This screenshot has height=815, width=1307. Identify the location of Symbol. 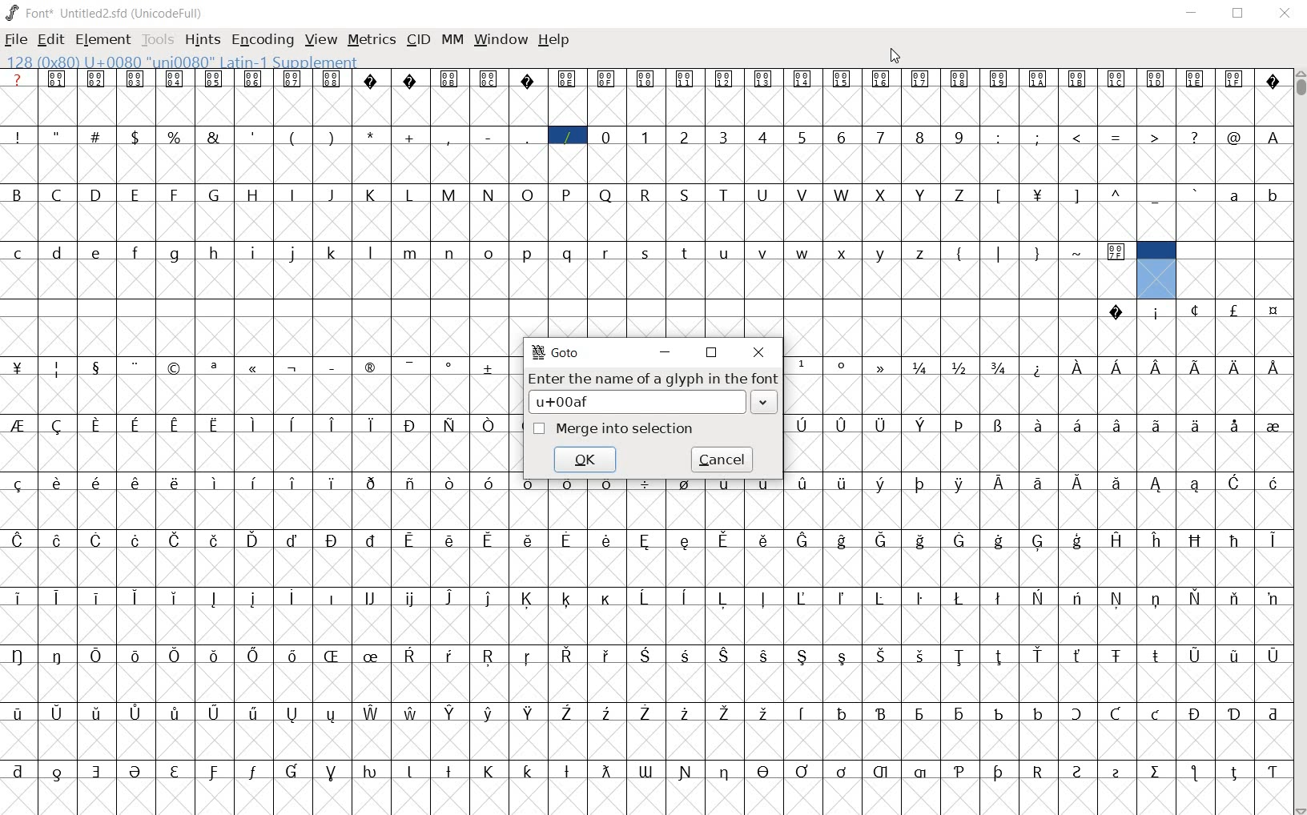
(1040, 655).